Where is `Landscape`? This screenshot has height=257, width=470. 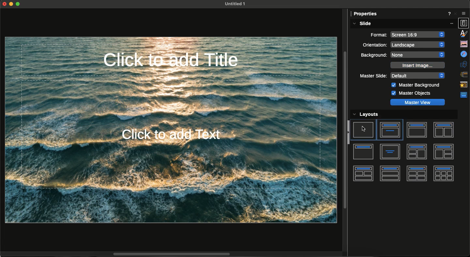 Landscape is located at coordinates (418, 45).